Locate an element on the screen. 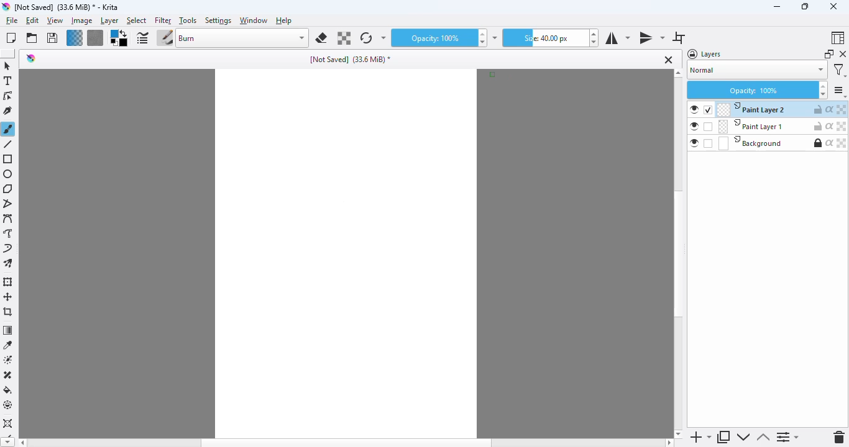 The width and height of the screenshot is (849, 447). preserve alpha is located at coordinates (344, 38).